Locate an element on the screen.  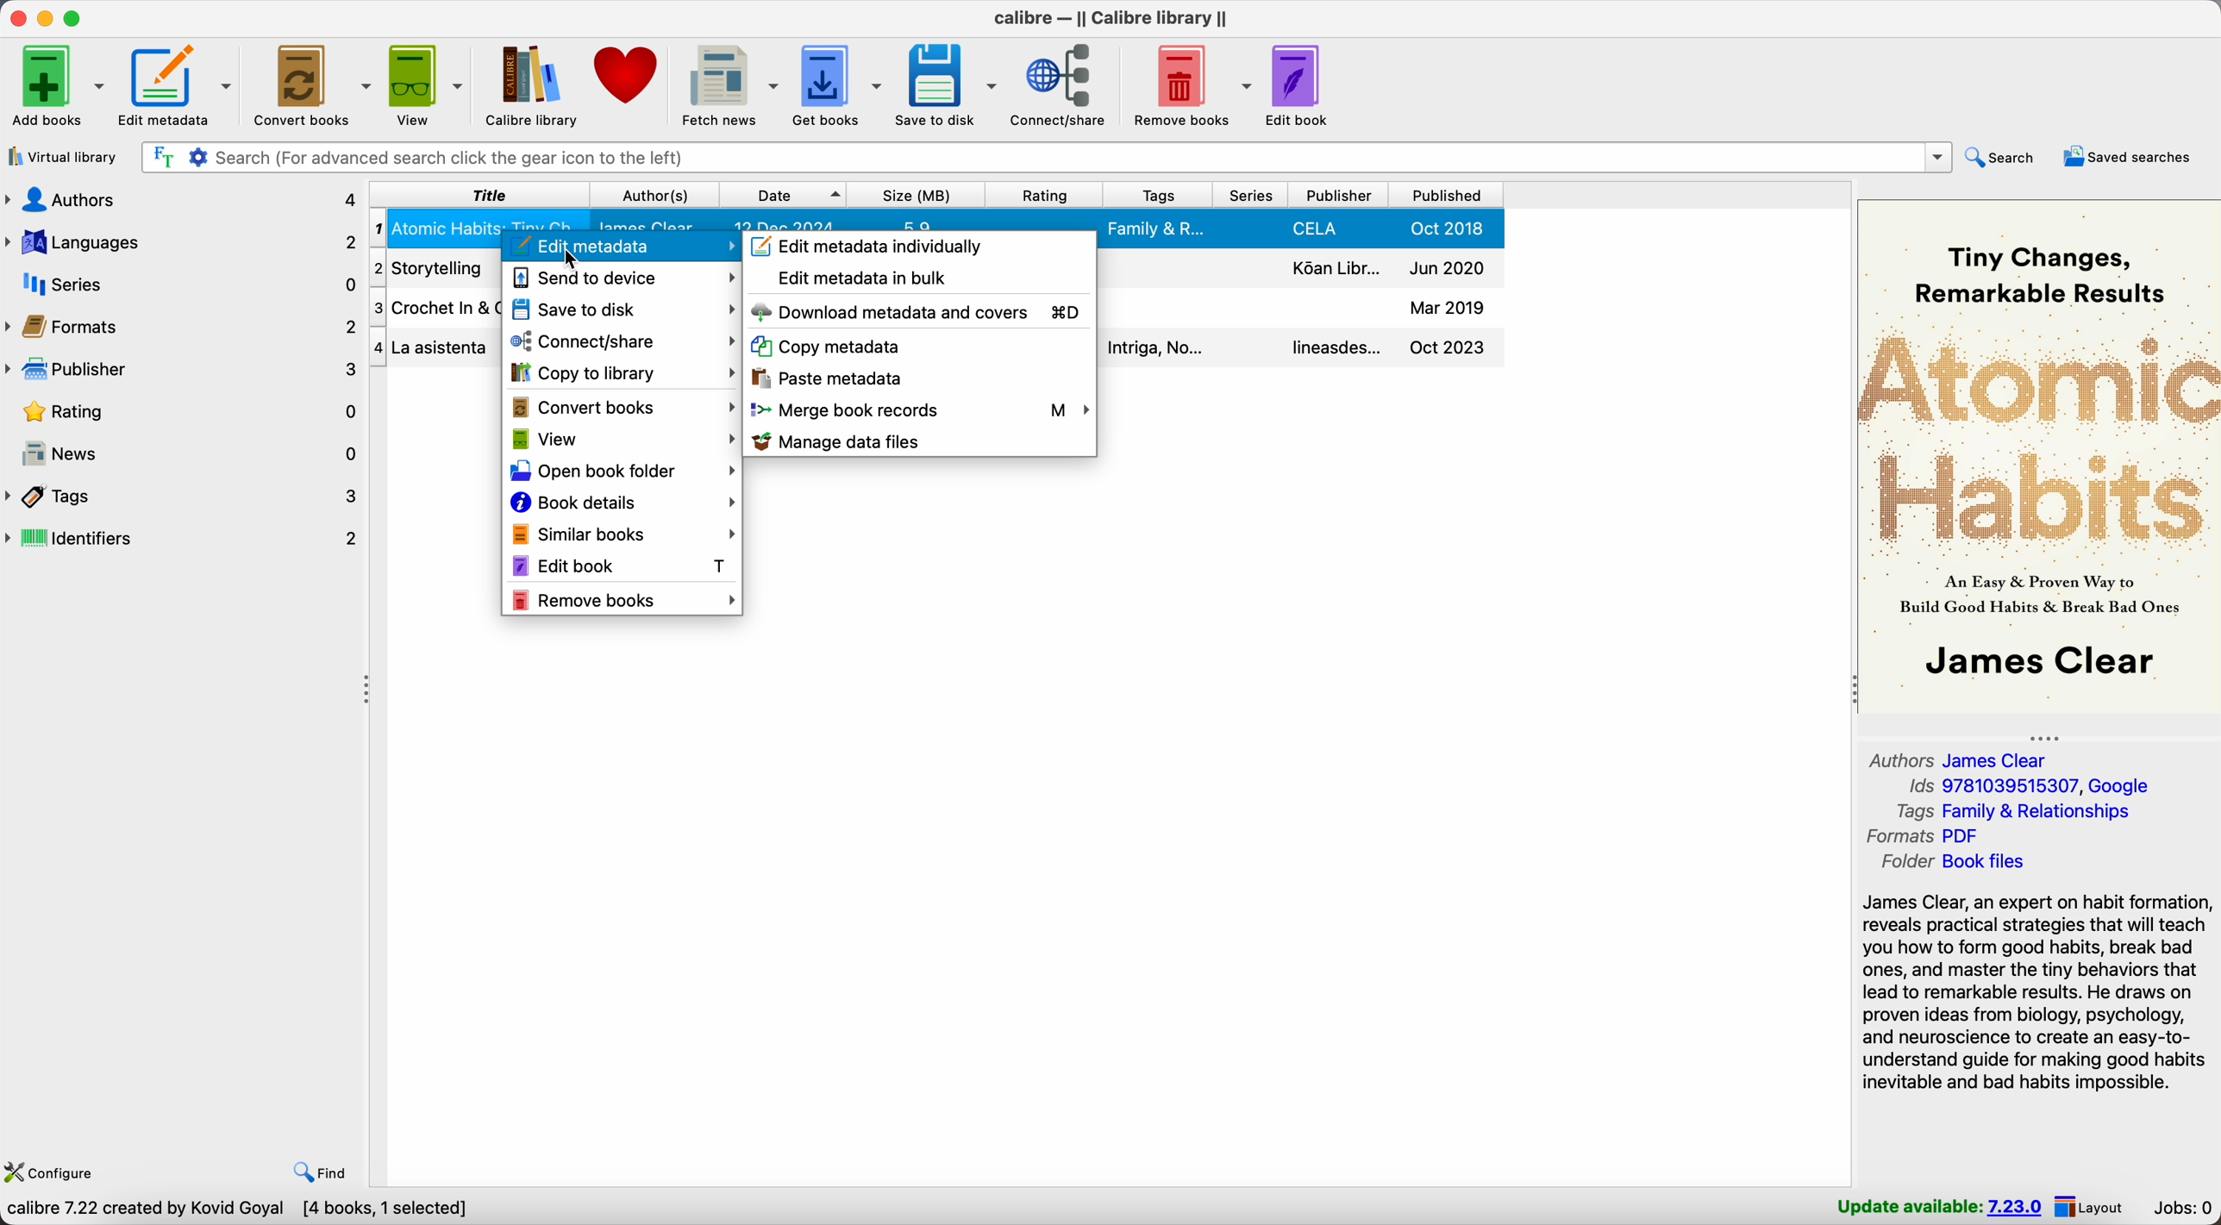
author(s) is located at coordinates (658, 194).